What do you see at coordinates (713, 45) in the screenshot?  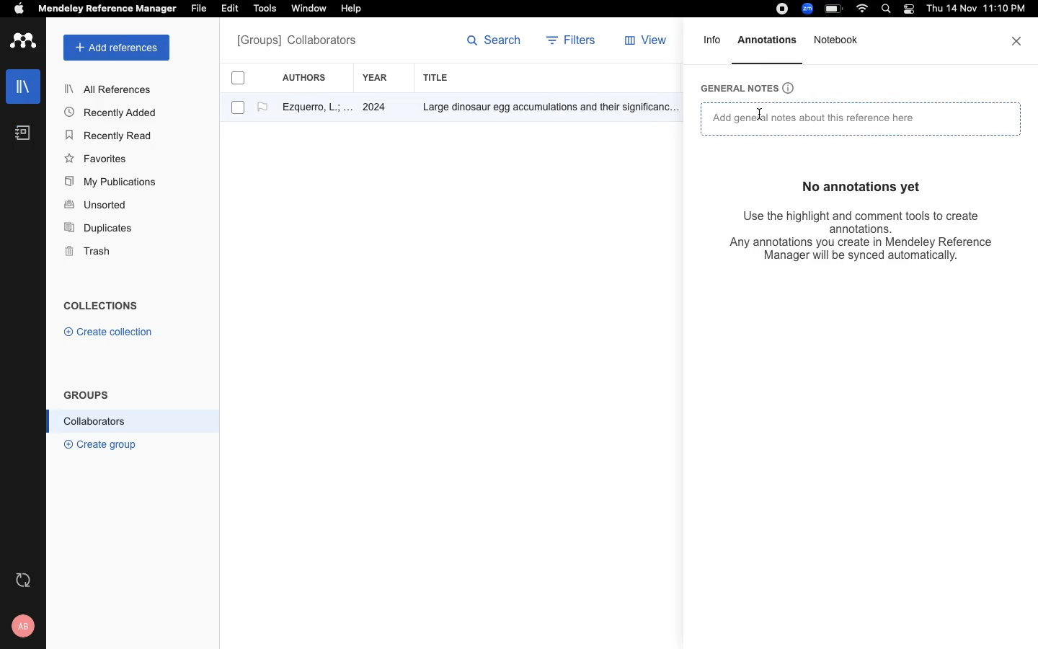 I see `info` at bounding box center [713, 45].